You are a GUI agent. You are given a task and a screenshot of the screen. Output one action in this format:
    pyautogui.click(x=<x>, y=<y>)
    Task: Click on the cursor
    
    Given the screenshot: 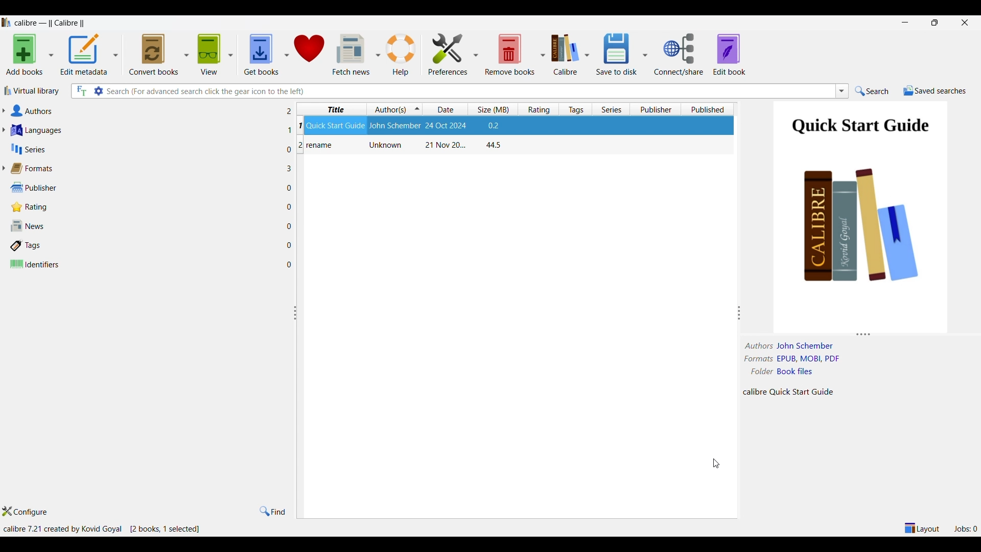 What is the action you would take?
    pyautogui.click(x=718, y=466)
    